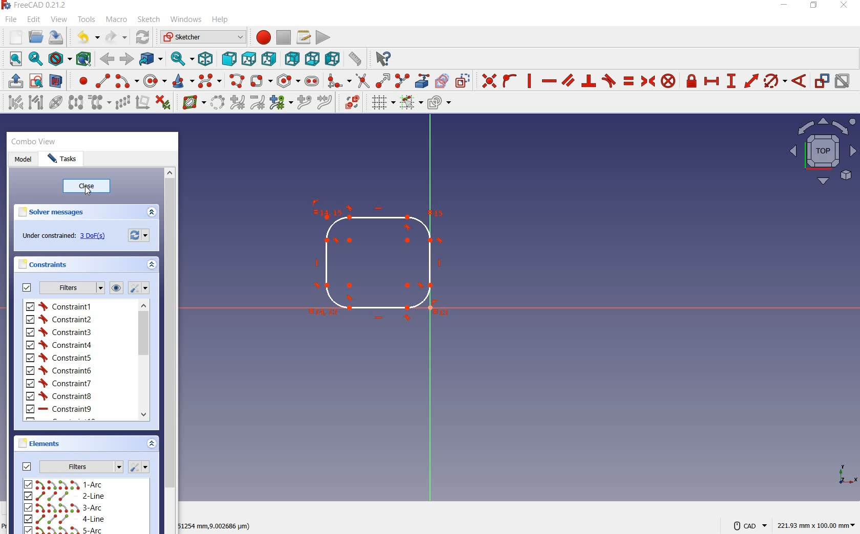 The image size is (860, 534). Describe the element at coordinates (36, 60) in the screenshot. I see `fit selection` at that location.